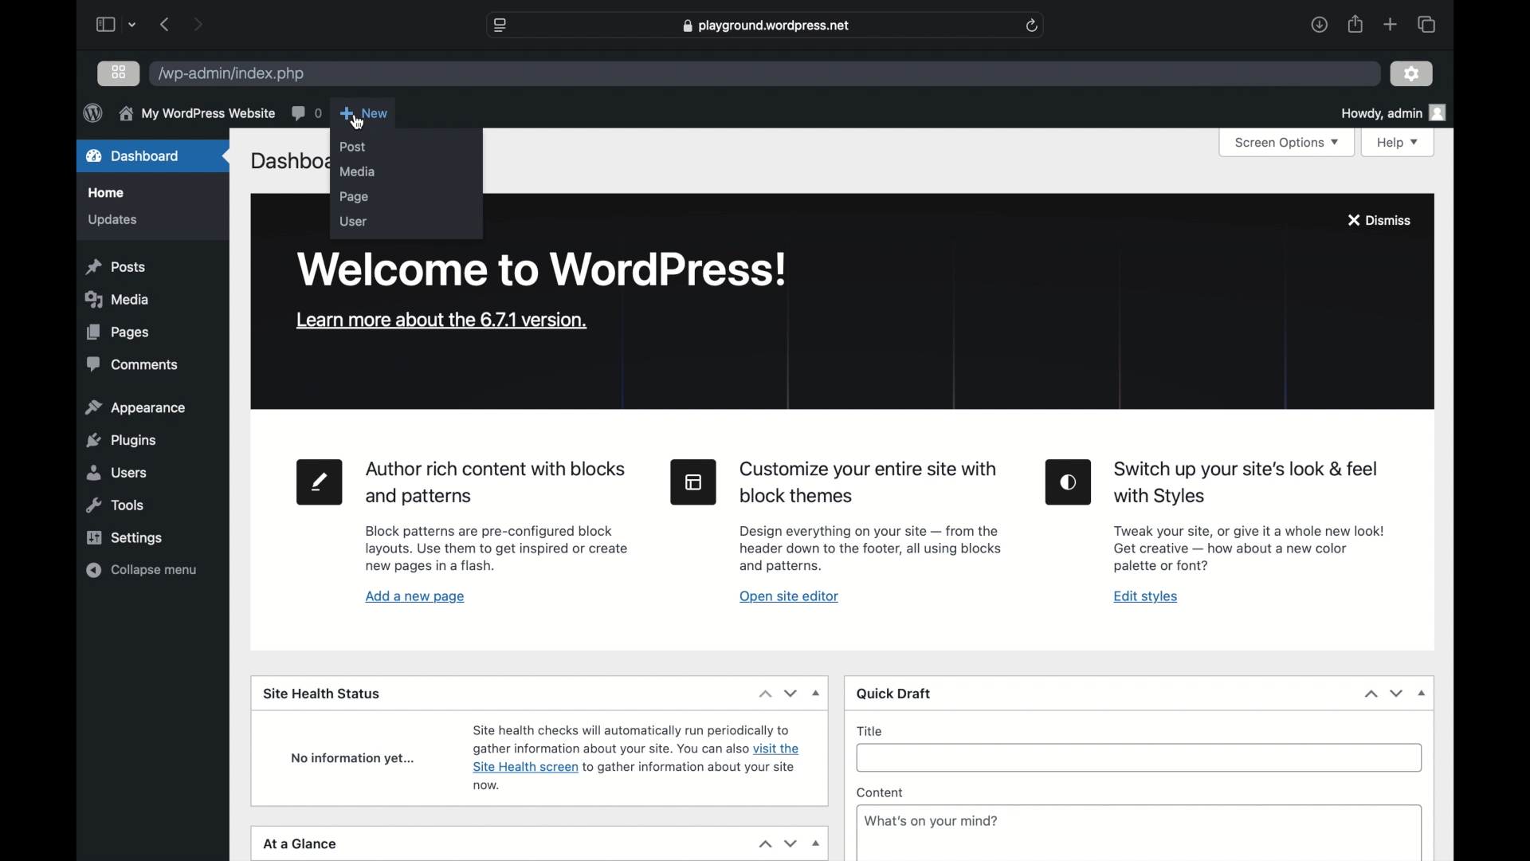  Describe the element at coordinates (789, 597) in the screenshot. I see `open site editor` at that location.